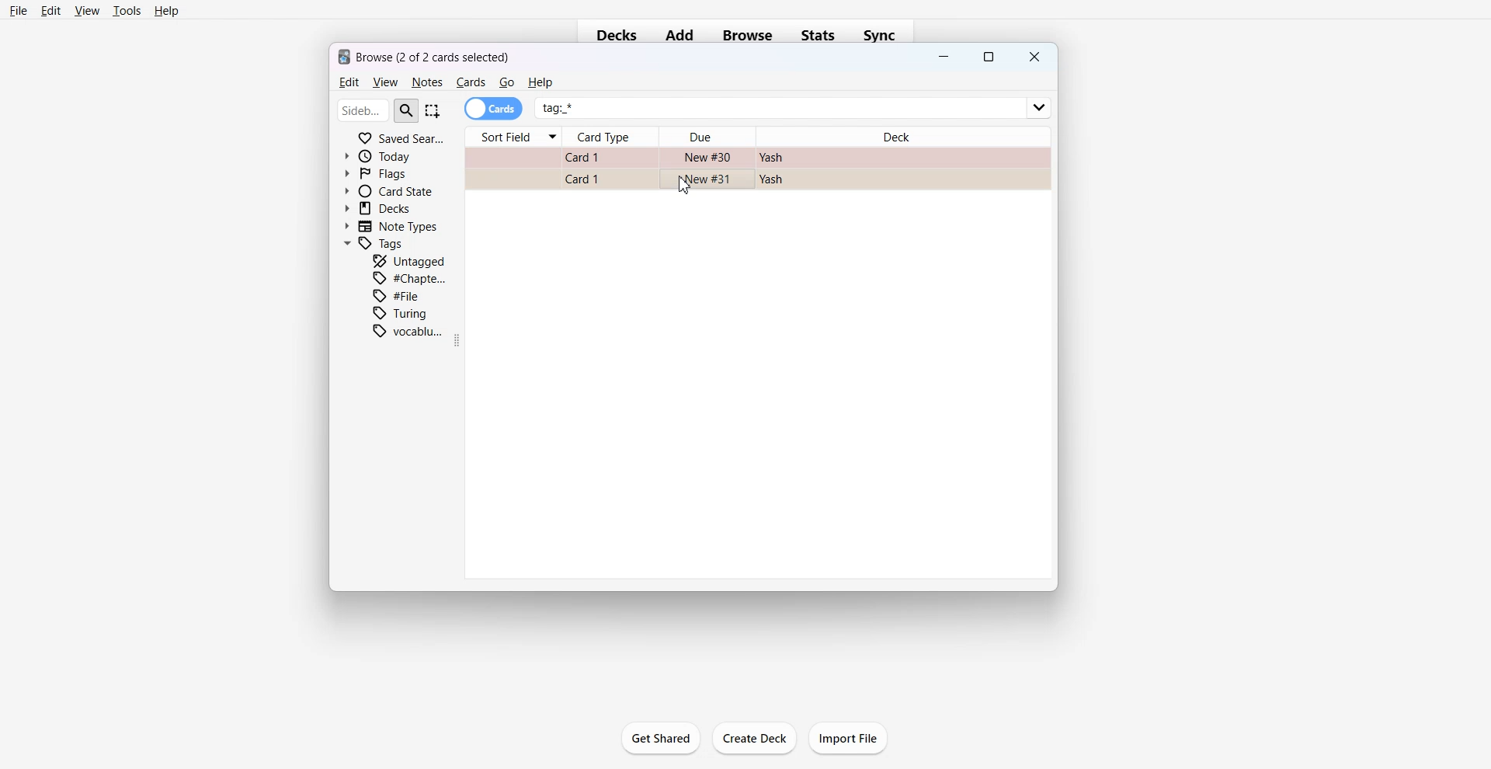  Describe the element at coordinates (460, 340) in the screenshot. I see `Drag Handle` at that location.